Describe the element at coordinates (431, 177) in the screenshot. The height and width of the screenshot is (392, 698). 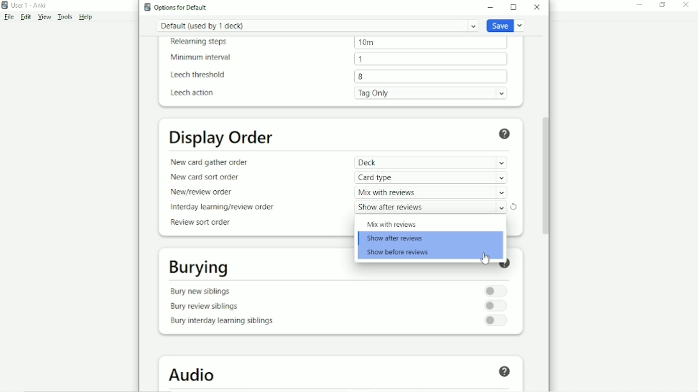
I see `Card type` at that location.